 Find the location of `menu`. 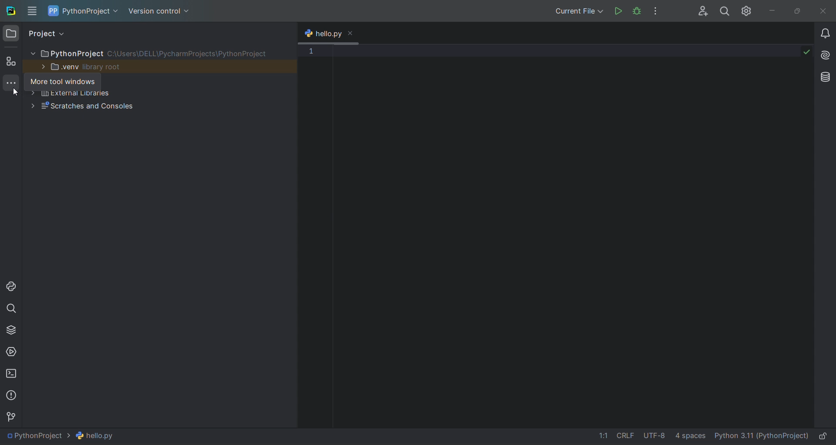

menu is located at coordinates (32, 11).